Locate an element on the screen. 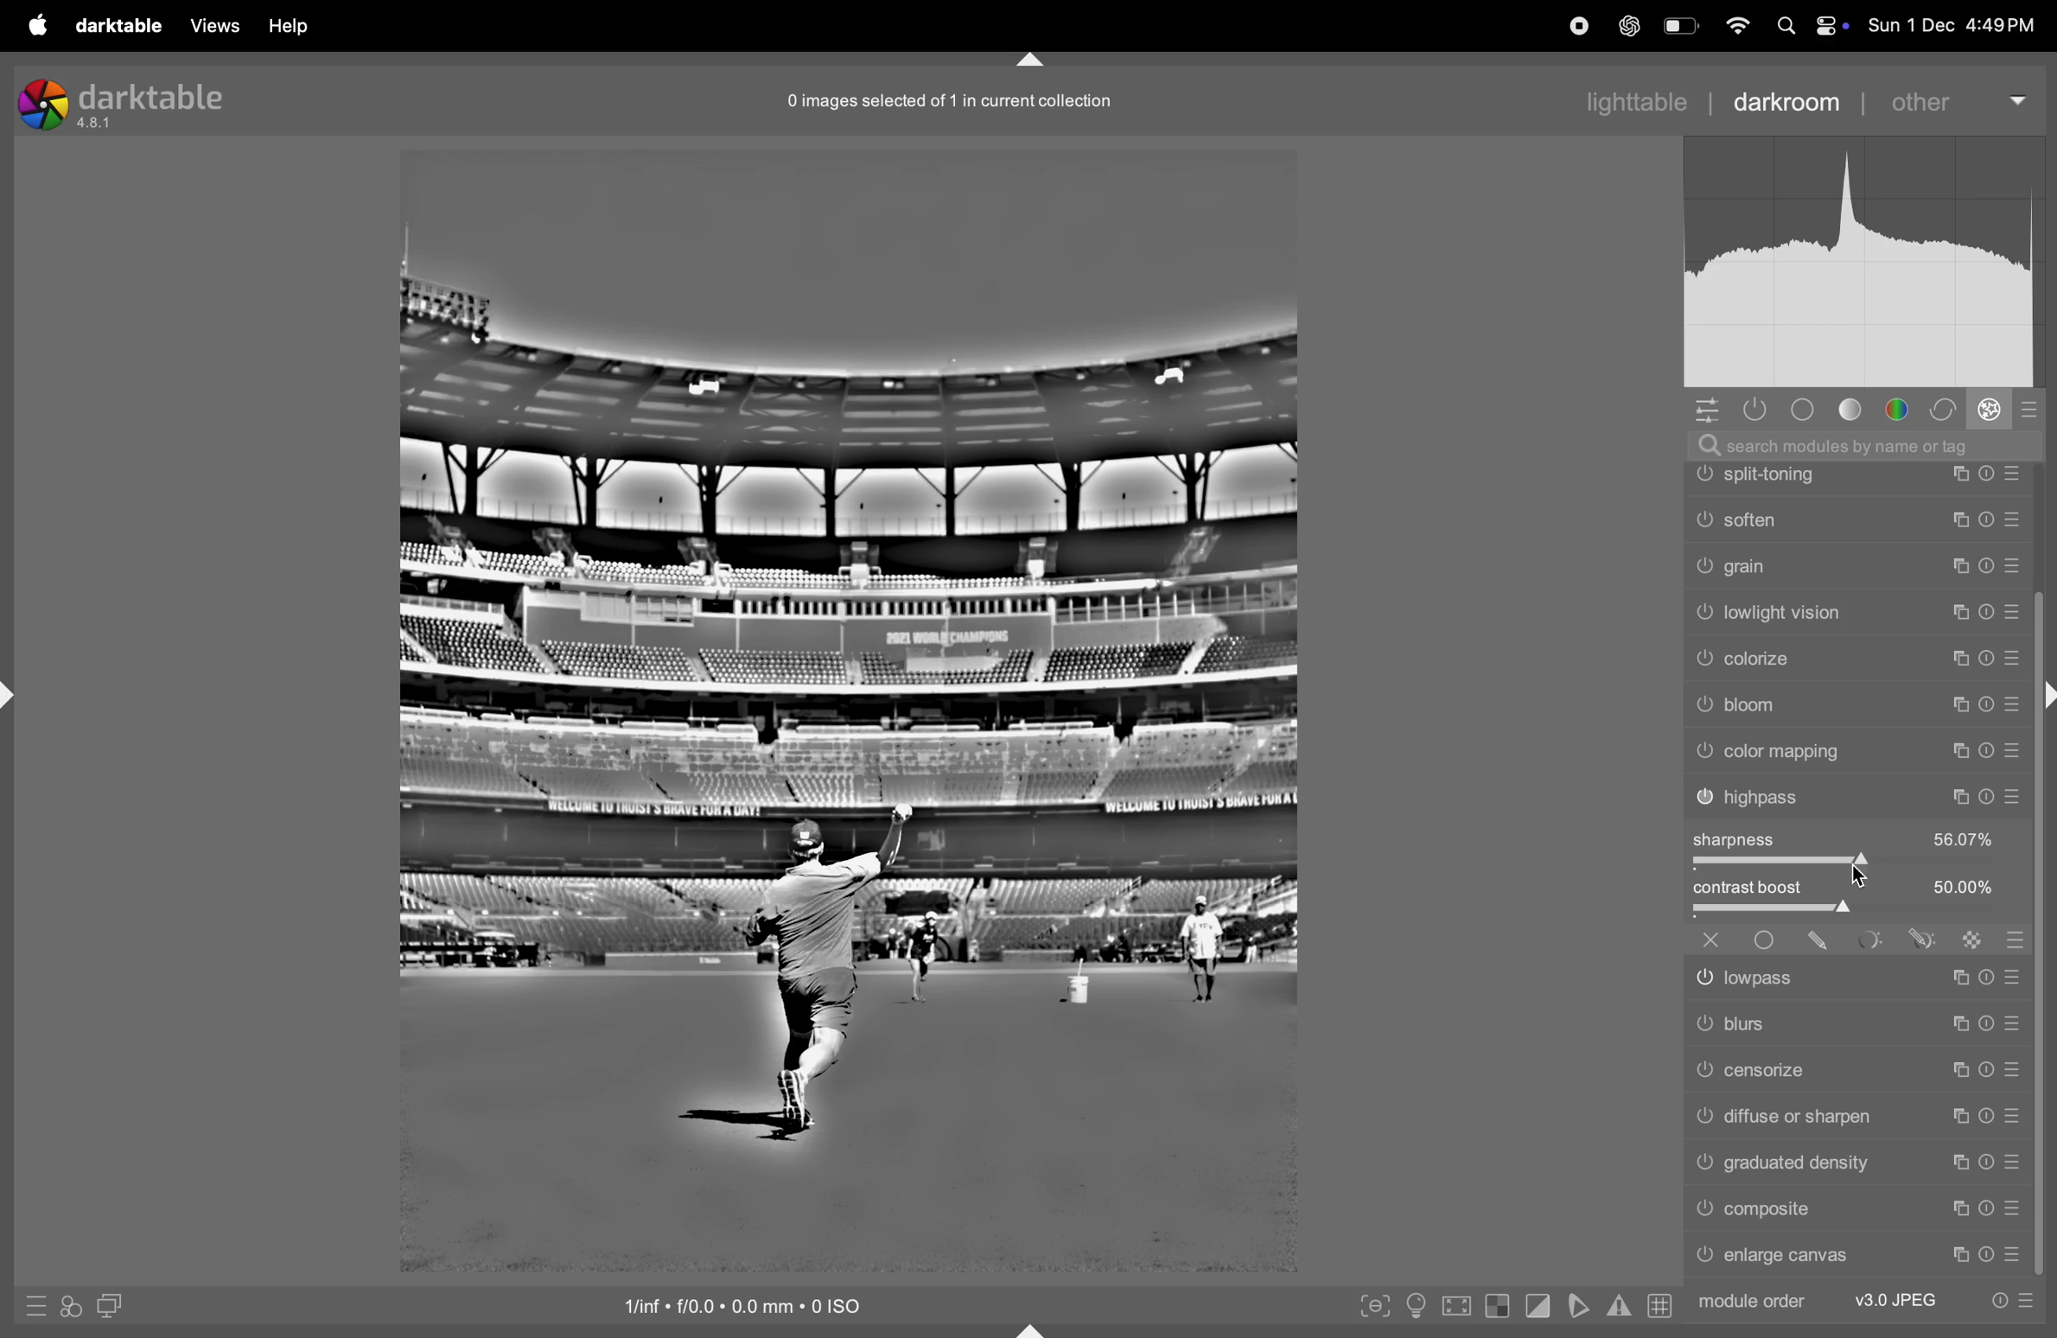 Image resolution: width=2057 pixels, height=1338 pixels. preset options is located at coordinates (2012, 1301).